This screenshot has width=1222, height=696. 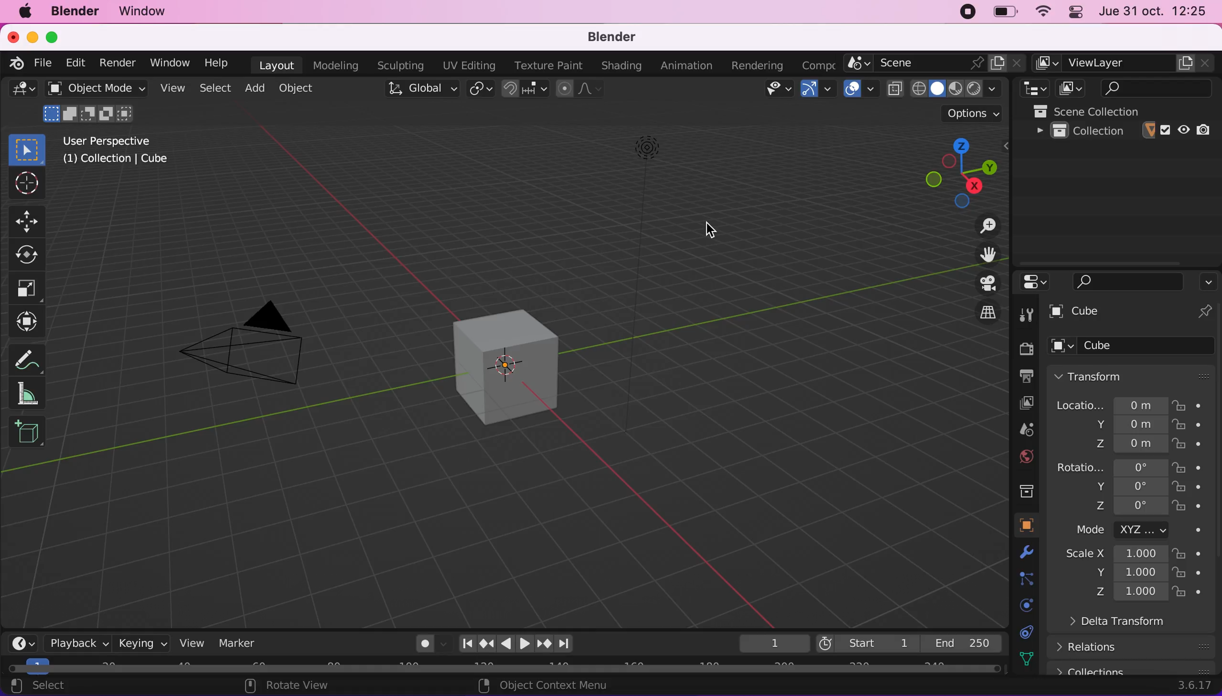 What do you see at coordinates (1149, 87) in the screenshot?
I see `search` at bounding box center [1149, 87].